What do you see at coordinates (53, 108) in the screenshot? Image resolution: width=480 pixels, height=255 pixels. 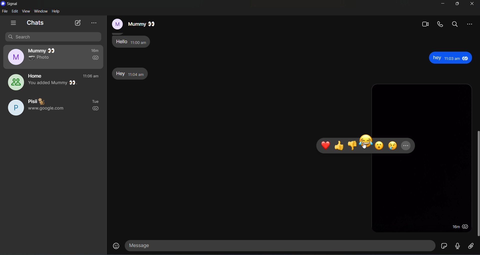 I see `pisii chat` at bounding box center [53, 108].